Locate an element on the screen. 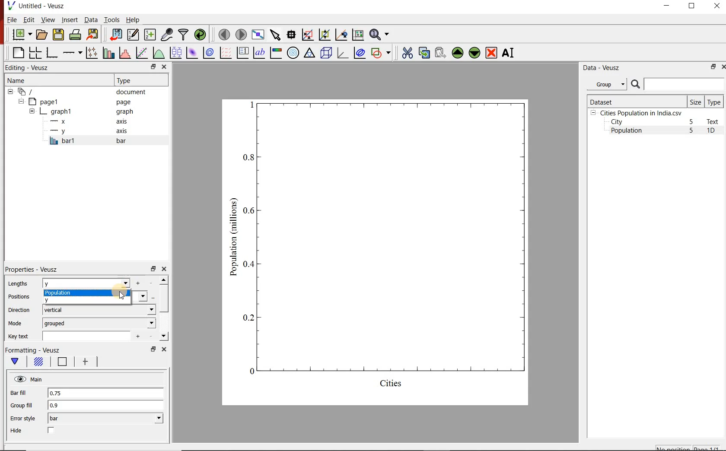  5 is located at coordinates (692, 131).